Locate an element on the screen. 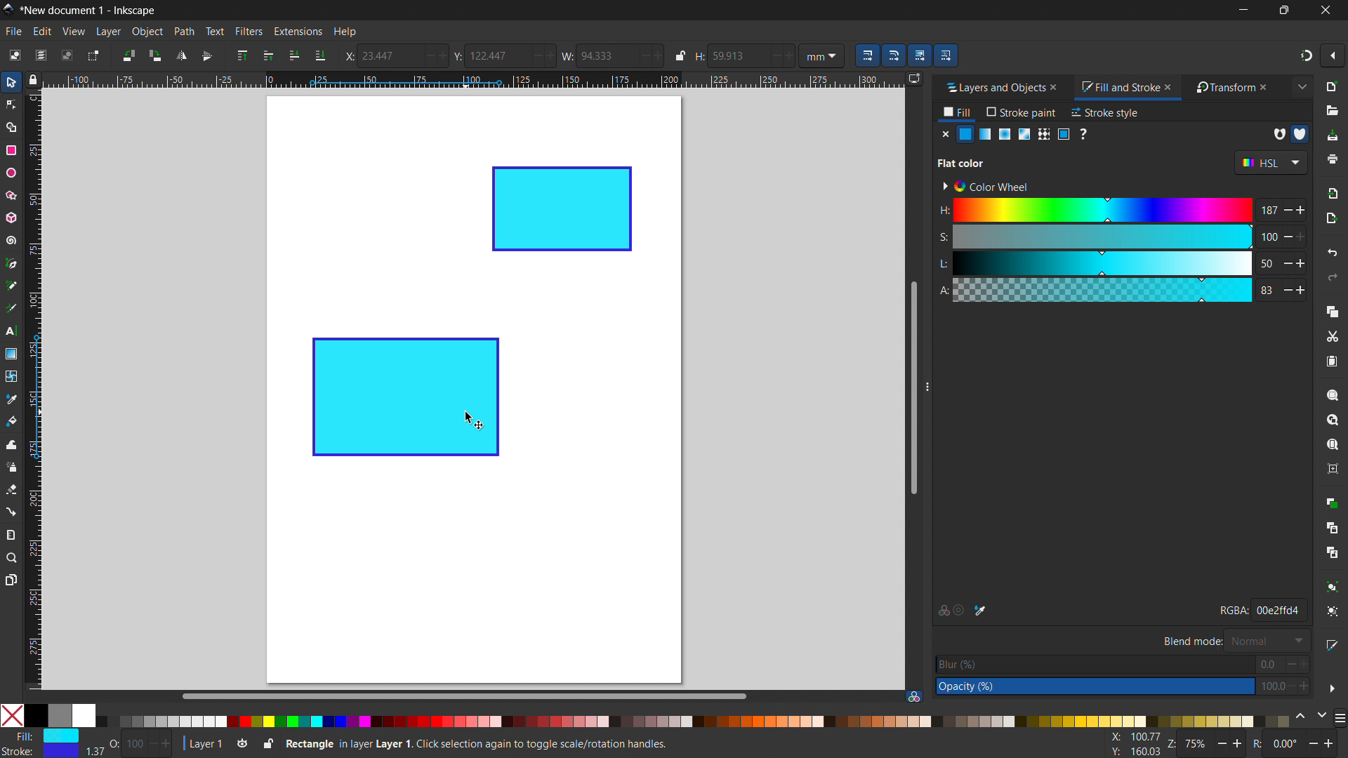 This screenshot has width=1348, height=758. pages tool is located at coordinates (12, 579).